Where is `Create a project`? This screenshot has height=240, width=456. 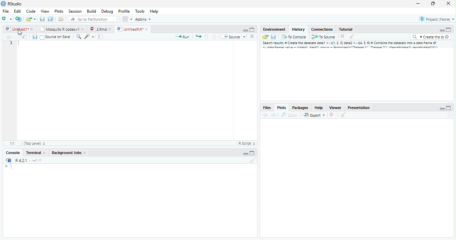 Create a project is located at coordinates (19, 18).